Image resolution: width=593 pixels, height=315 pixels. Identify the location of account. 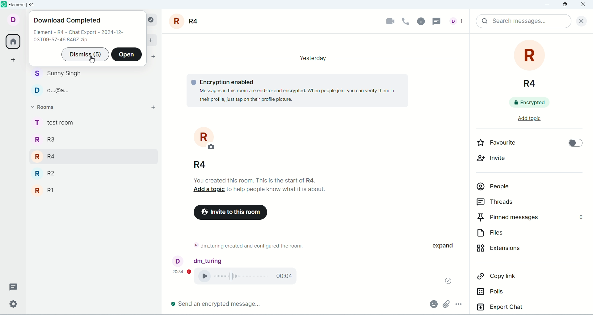
(12, 19).